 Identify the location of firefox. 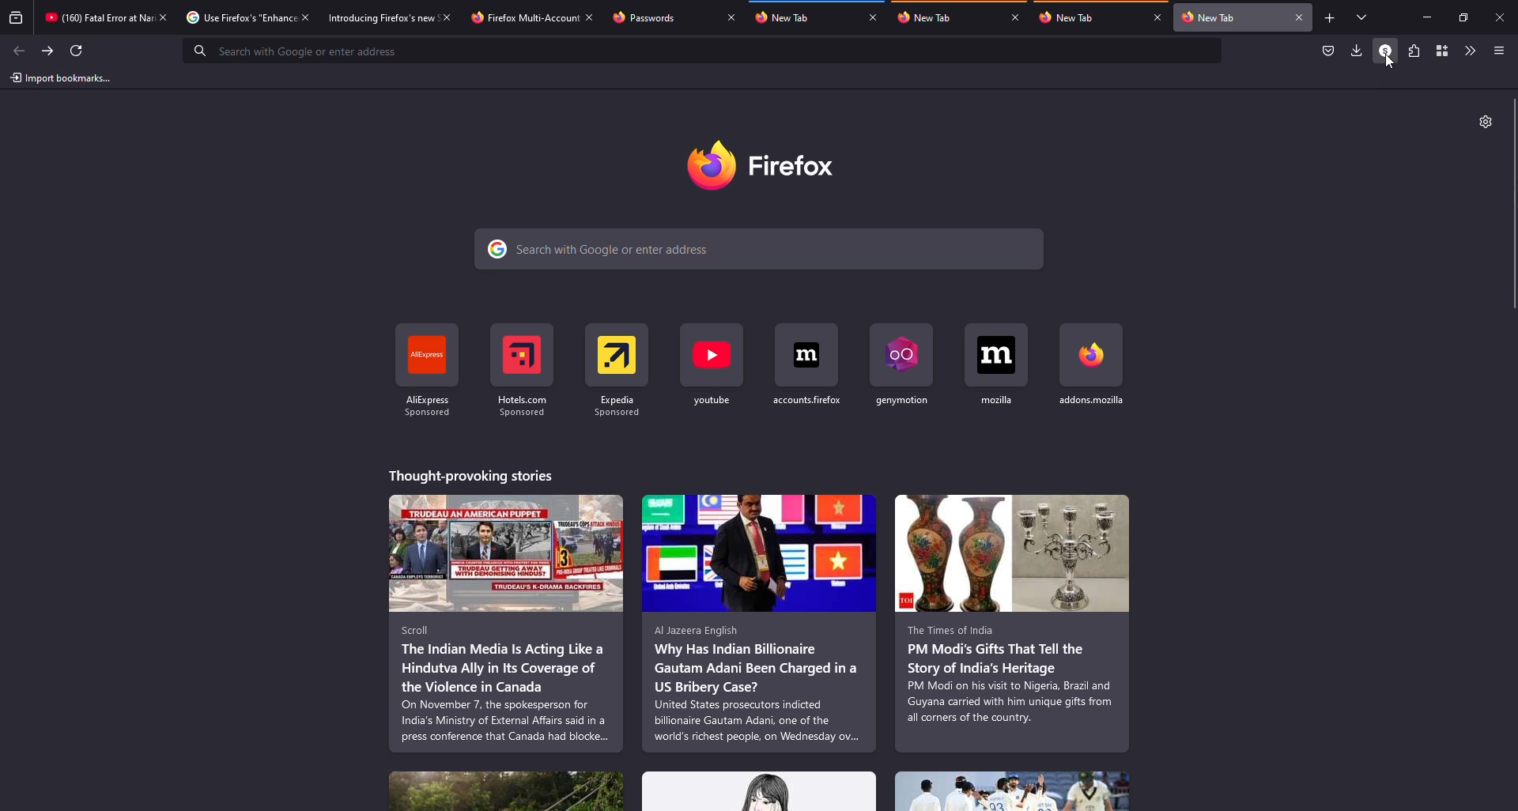
(759, 164).